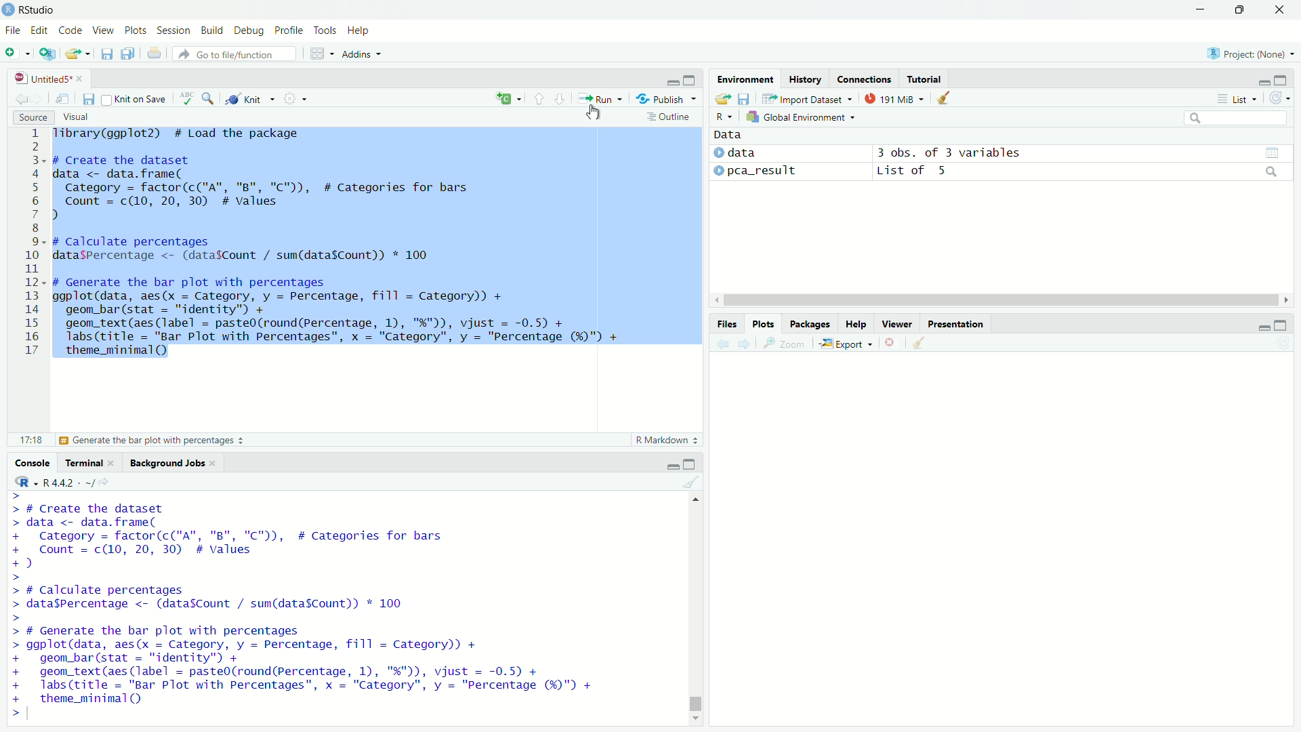  What do you see at coordinates (945, 98) in the screenshot?
I see `clear all objects` at bounding box center [945, 98].